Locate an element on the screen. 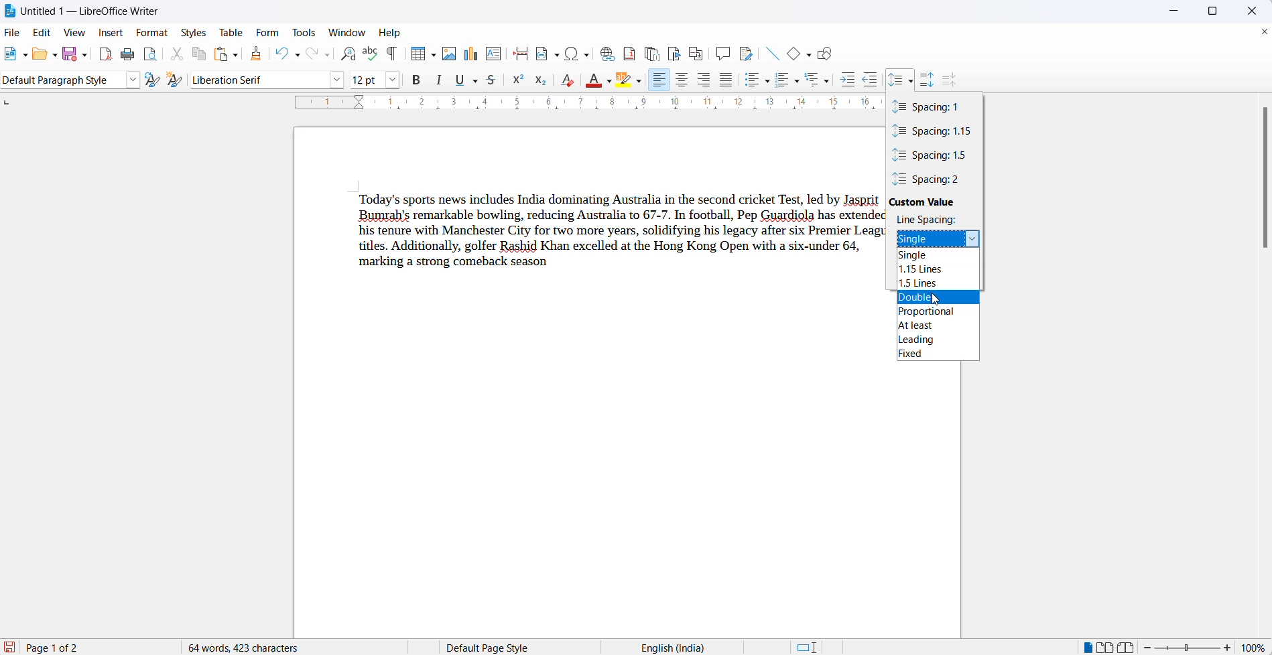 This screenshot has height=655, width=1272. vertical scrollbar is located at coordinates (1260, 183).